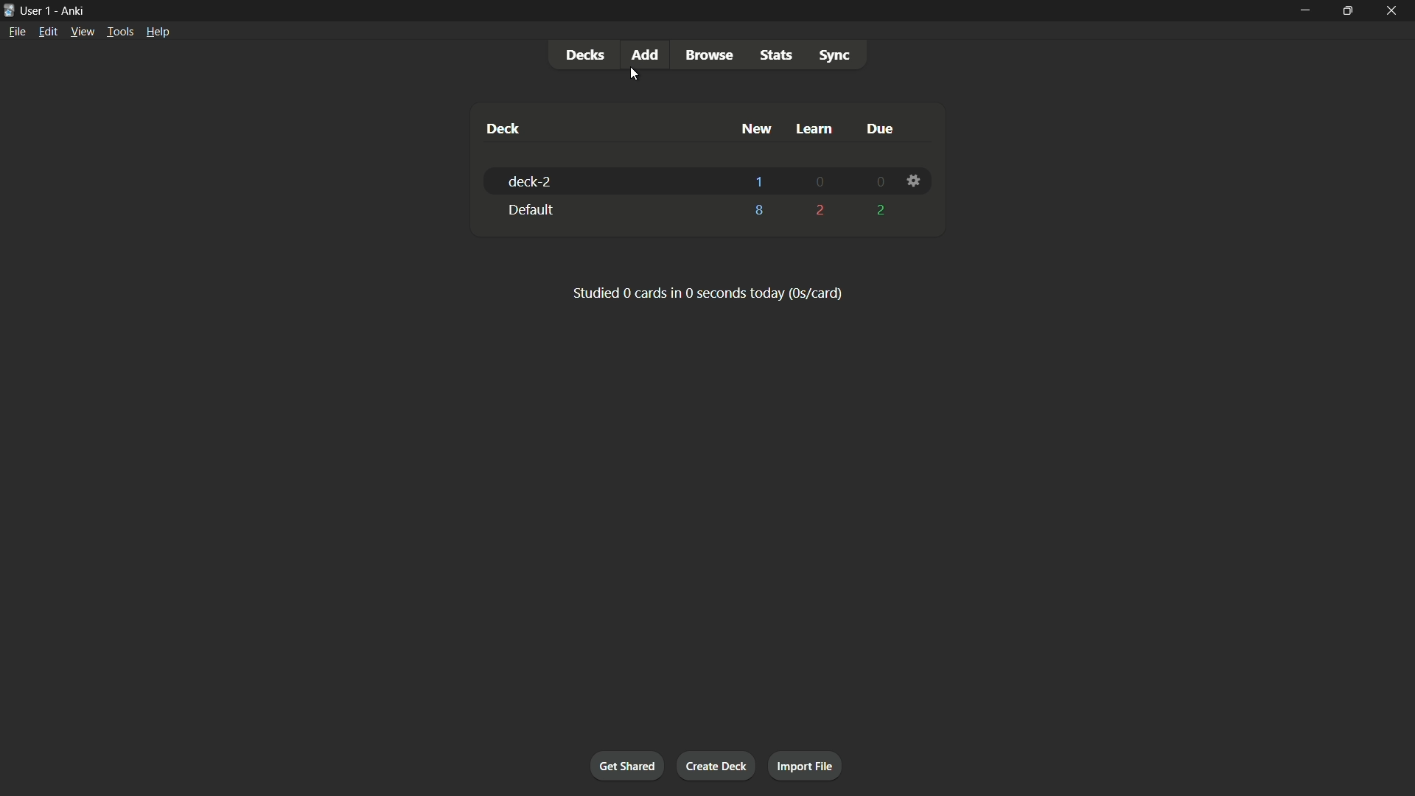  Describe the element at coordinates (633, 76) in the screenshot. I see `cursor` at that location.